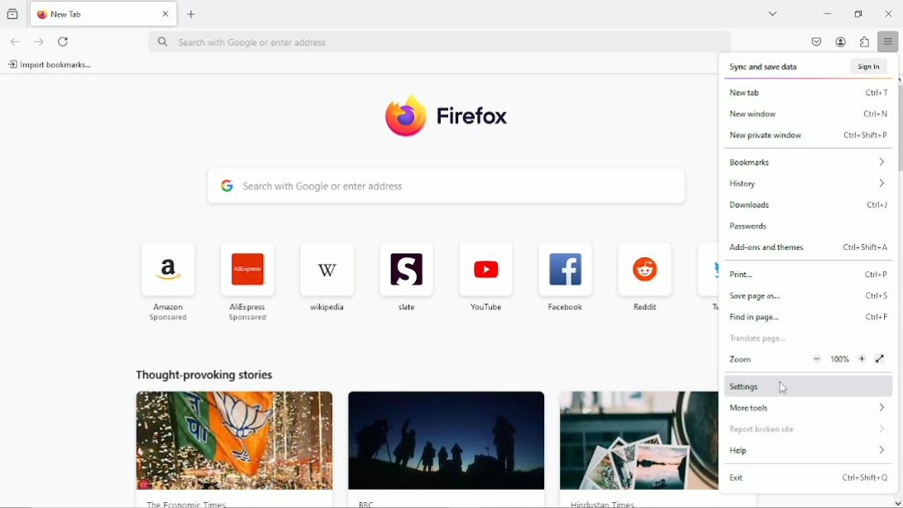  I want to click on AliExpress, so click(249, 312).